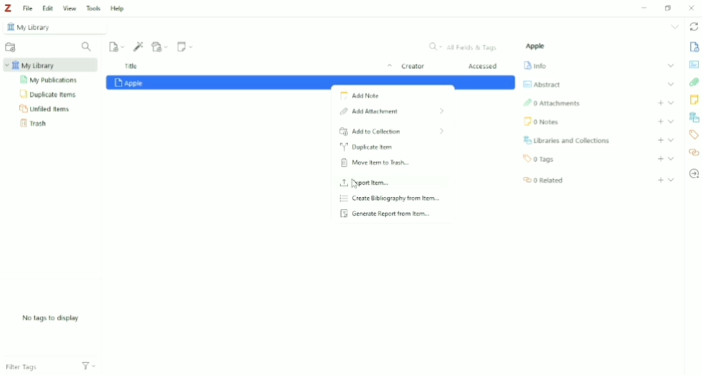 Image resolution: width=702 pixels, height=375 pixels. I want to click on View, so click(70, 8).